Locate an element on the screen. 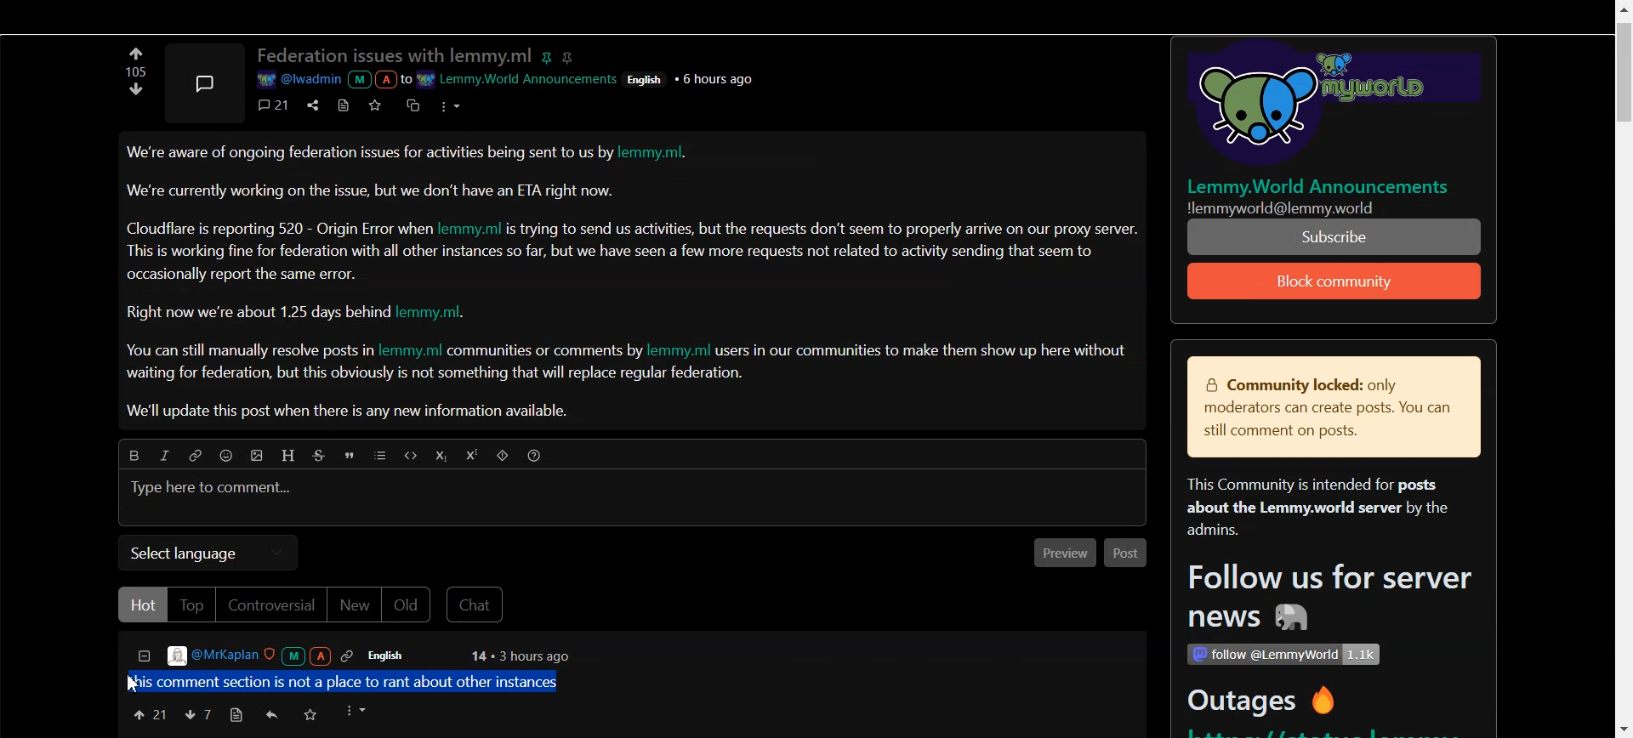 This screenshot has width=1633, height=738. 14 + 3 hours ago is located at coordinates (518, 657).